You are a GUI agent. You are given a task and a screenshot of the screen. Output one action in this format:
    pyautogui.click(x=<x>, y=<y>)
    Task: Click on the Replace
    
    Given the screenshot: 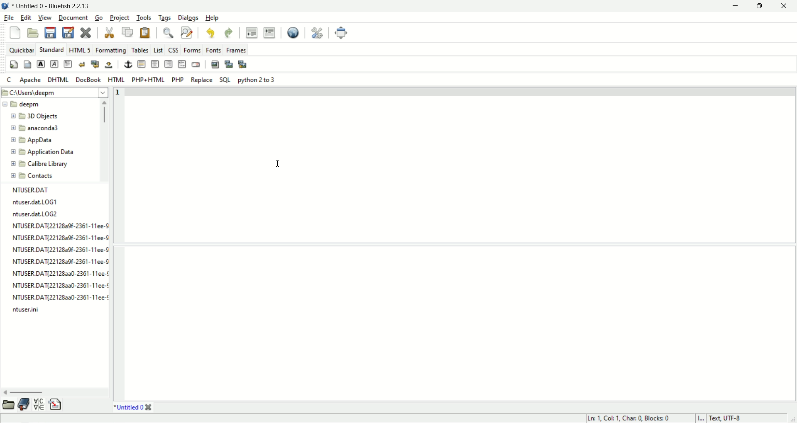 What is the action you would take?
    pyautogui.click(x=201, y=79)
    